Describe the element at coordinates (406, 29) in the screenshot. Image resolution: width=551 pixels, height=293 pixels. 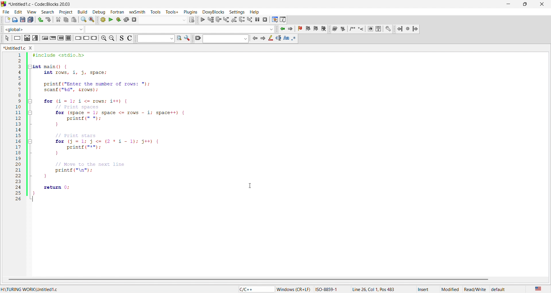
I see `jump icon` at that location.